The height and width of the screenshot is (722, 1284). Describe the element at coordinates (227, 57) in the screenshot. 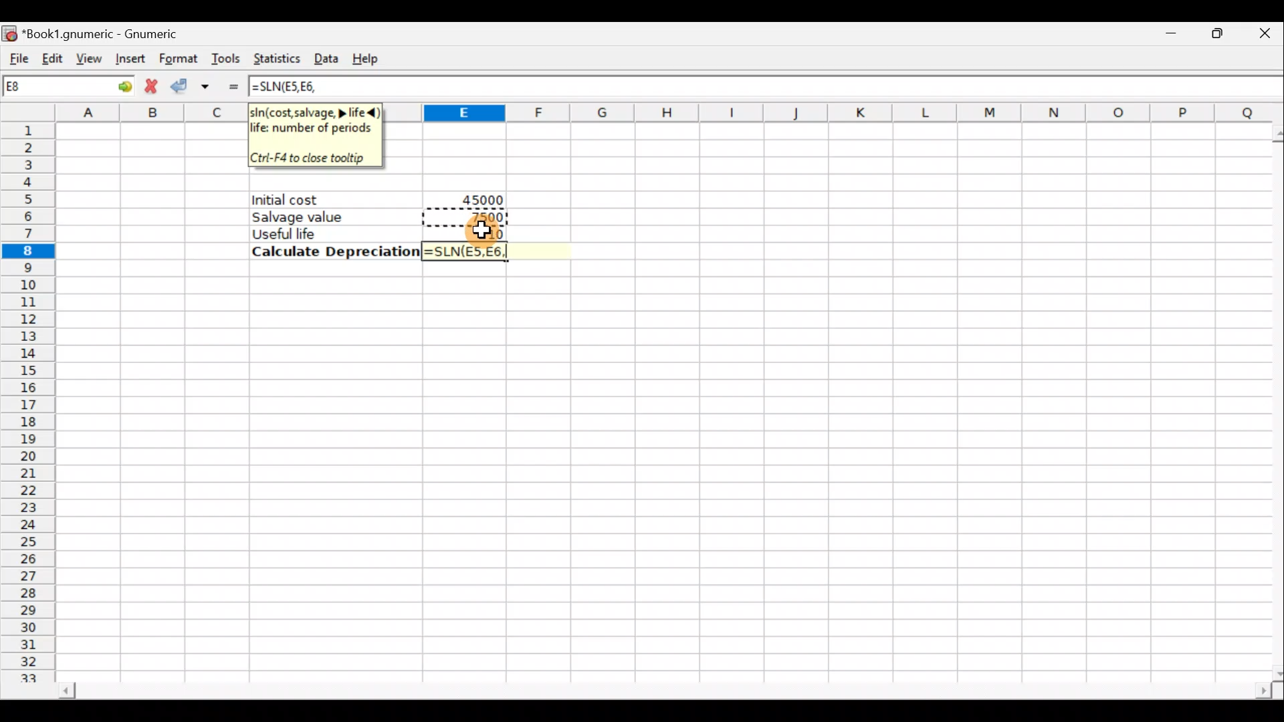

I see `Tools` at that location.